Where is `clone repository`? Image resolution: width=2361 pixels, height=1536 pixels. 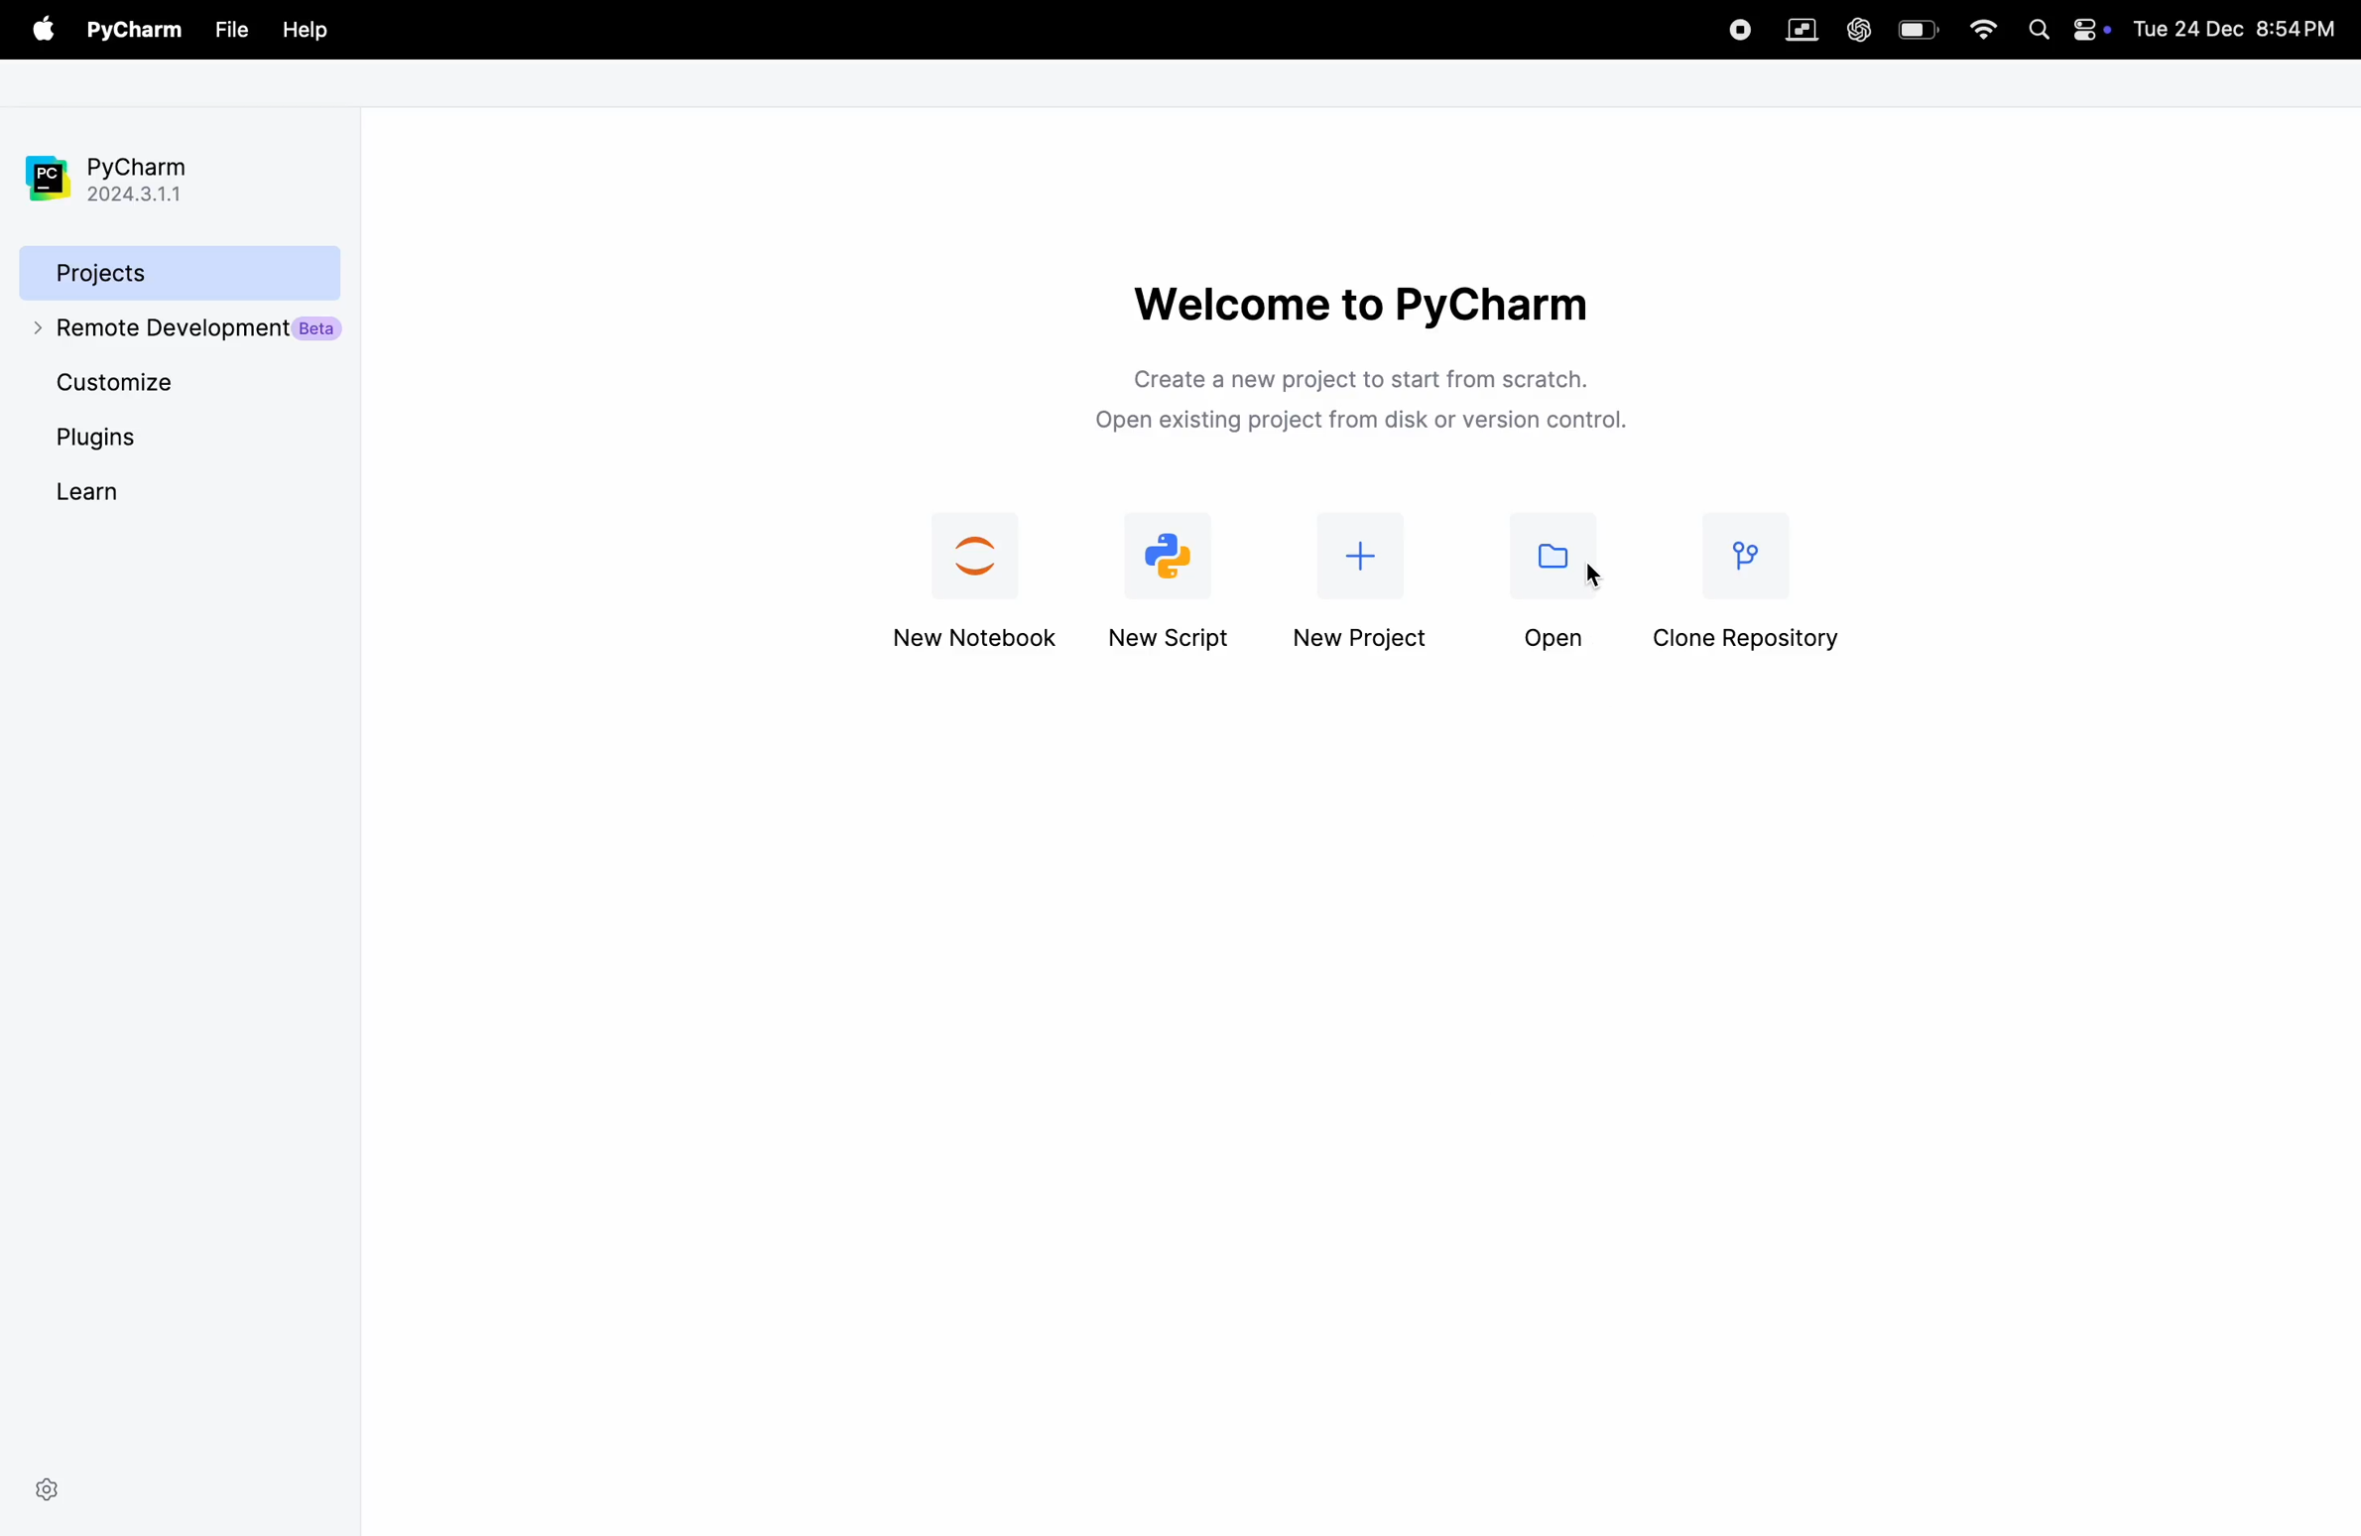
clone repository is located at coordinates (1761, 574).